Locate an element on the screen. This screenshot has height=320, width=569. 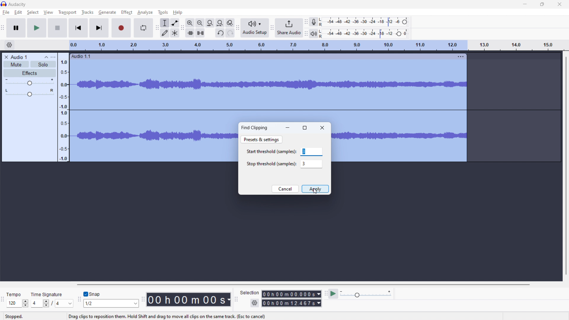
start threshold is located at coordinates (311, 152).